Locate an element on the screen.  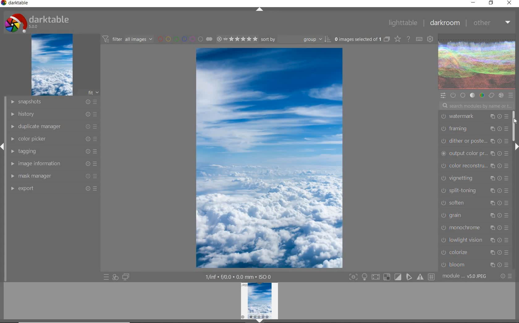
FRAMING is located at coordinates (473, 128).